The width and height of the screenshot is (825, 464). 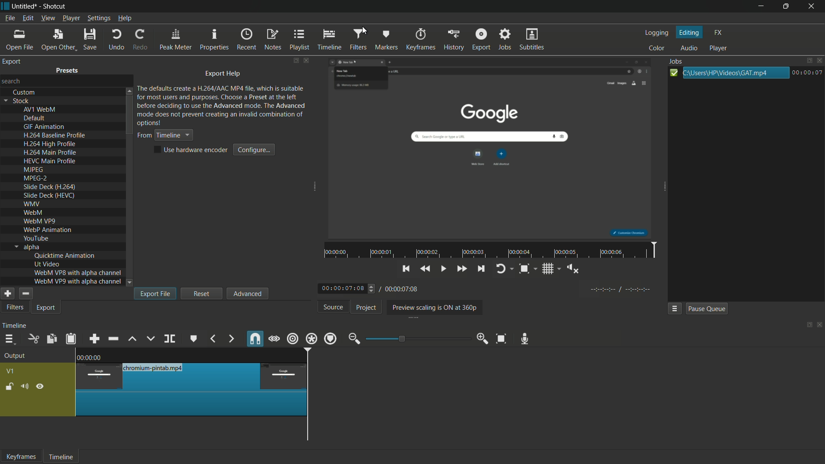 I want to click on alpha, so click(x=28, y=247).